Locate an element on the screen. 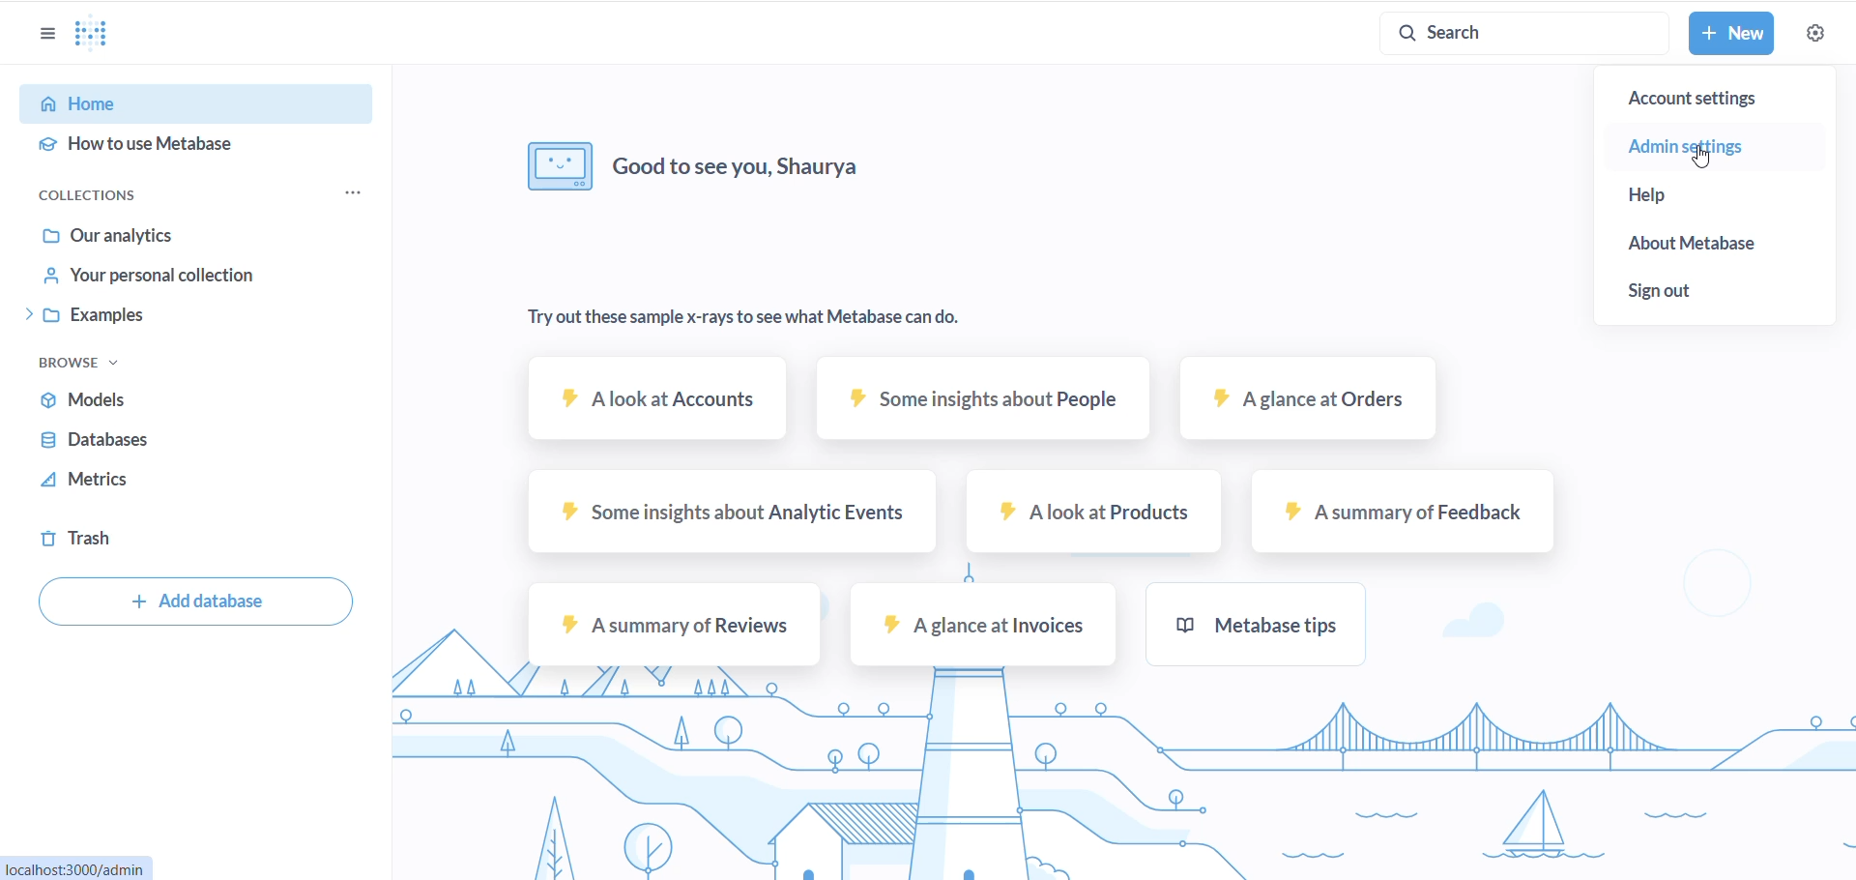  SEARCH BUTTON is located at coordinates (1516, 32).